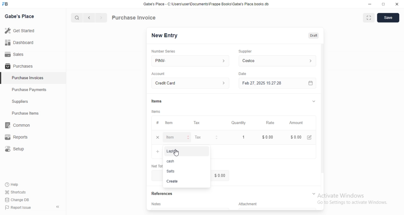 Image resolution: width=404 pixels, height=215 pixels. I want to click on PINV-, so click(190, 61).